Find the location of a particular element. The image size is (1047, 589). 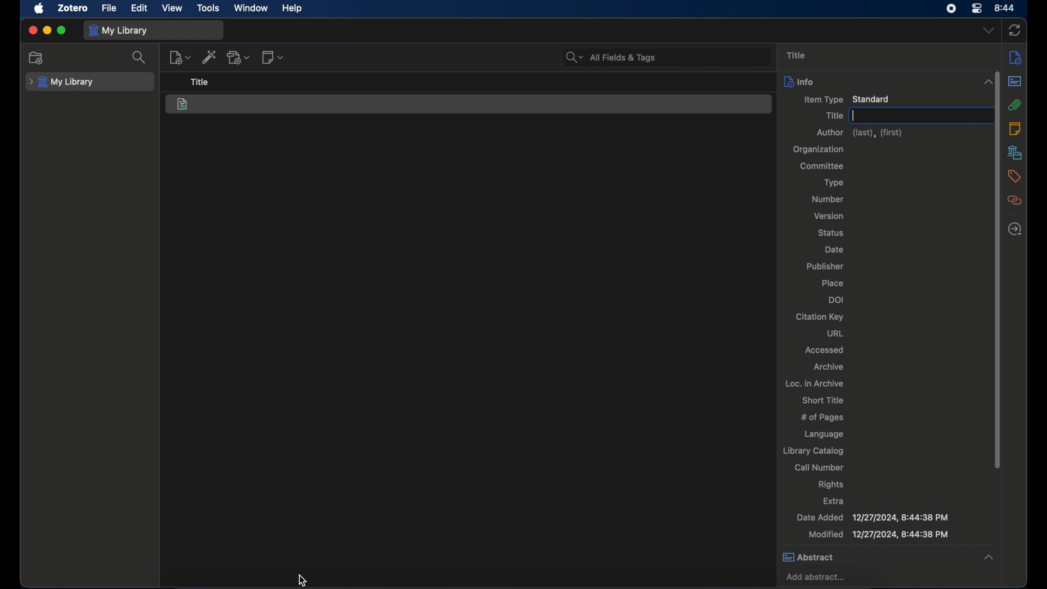

library catalog is located at coordinates (814, 452).